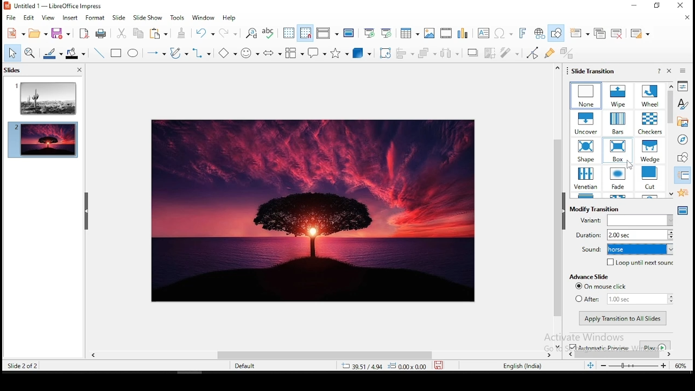 Image resolution: width=695 pixels, height=391 pixels. I want to click on find and replace, so click(252, 34).